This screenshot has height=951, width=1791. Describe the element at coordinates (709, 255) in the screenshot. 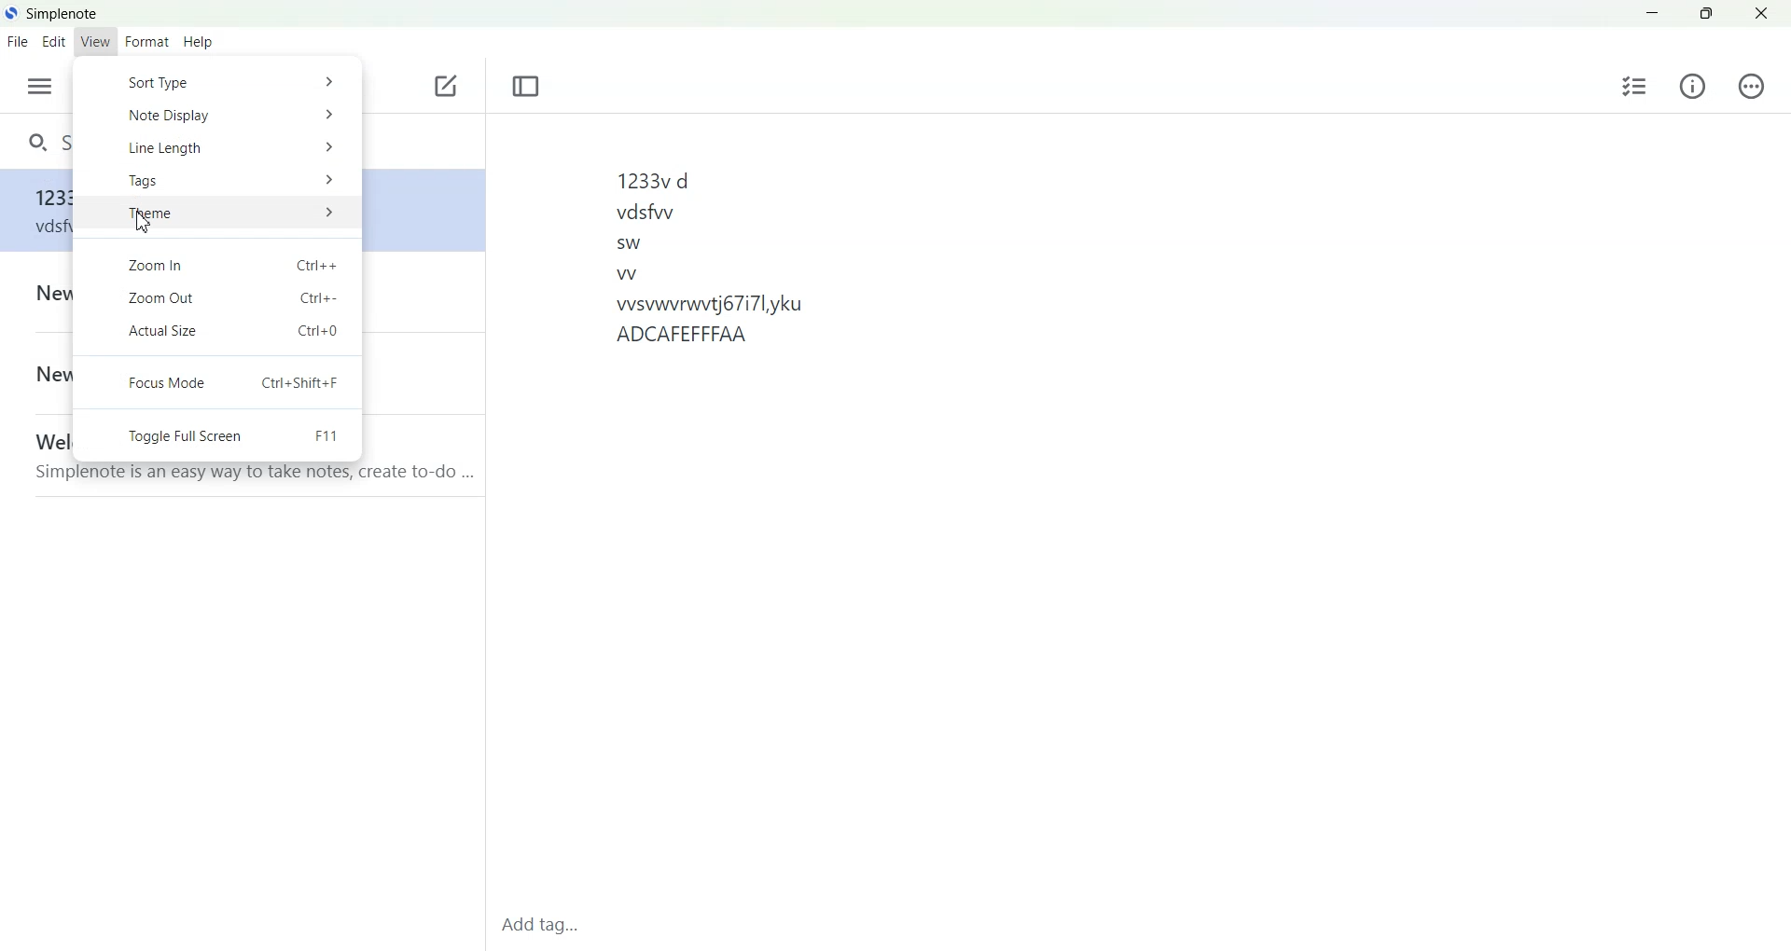

I see `1233vd

vdsfwwy

sw

w
vsvwvrwvtj67i7lyku
ADCAFEFFFAA` at that location.